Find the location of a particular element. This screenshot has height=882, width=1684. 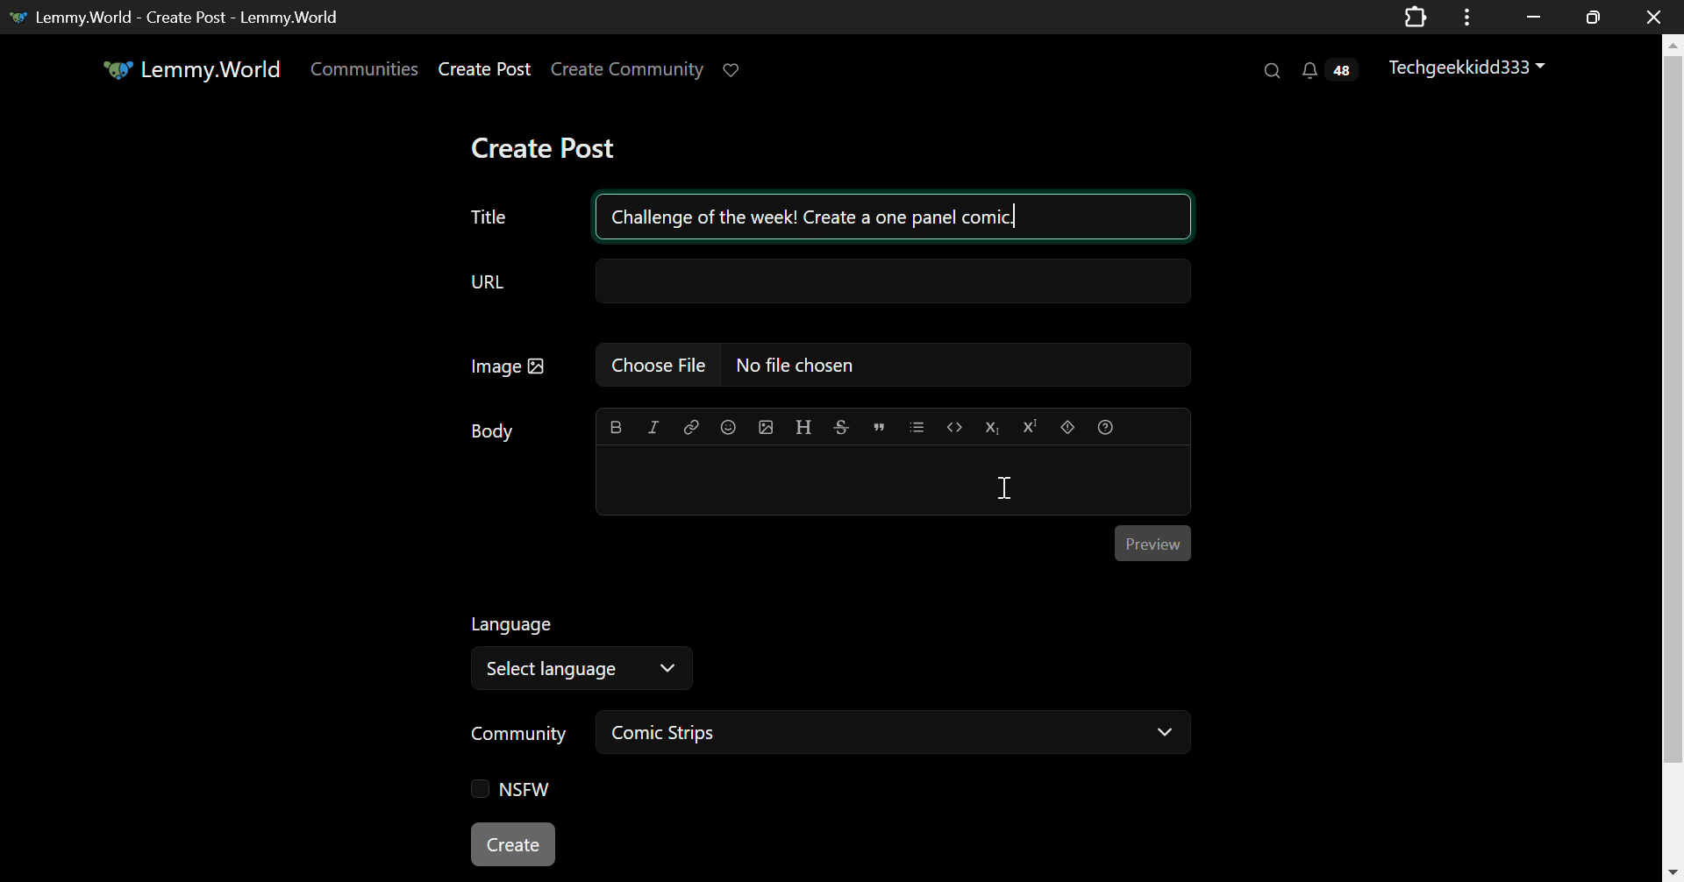

Create Post is located at coordinates (551, 147).